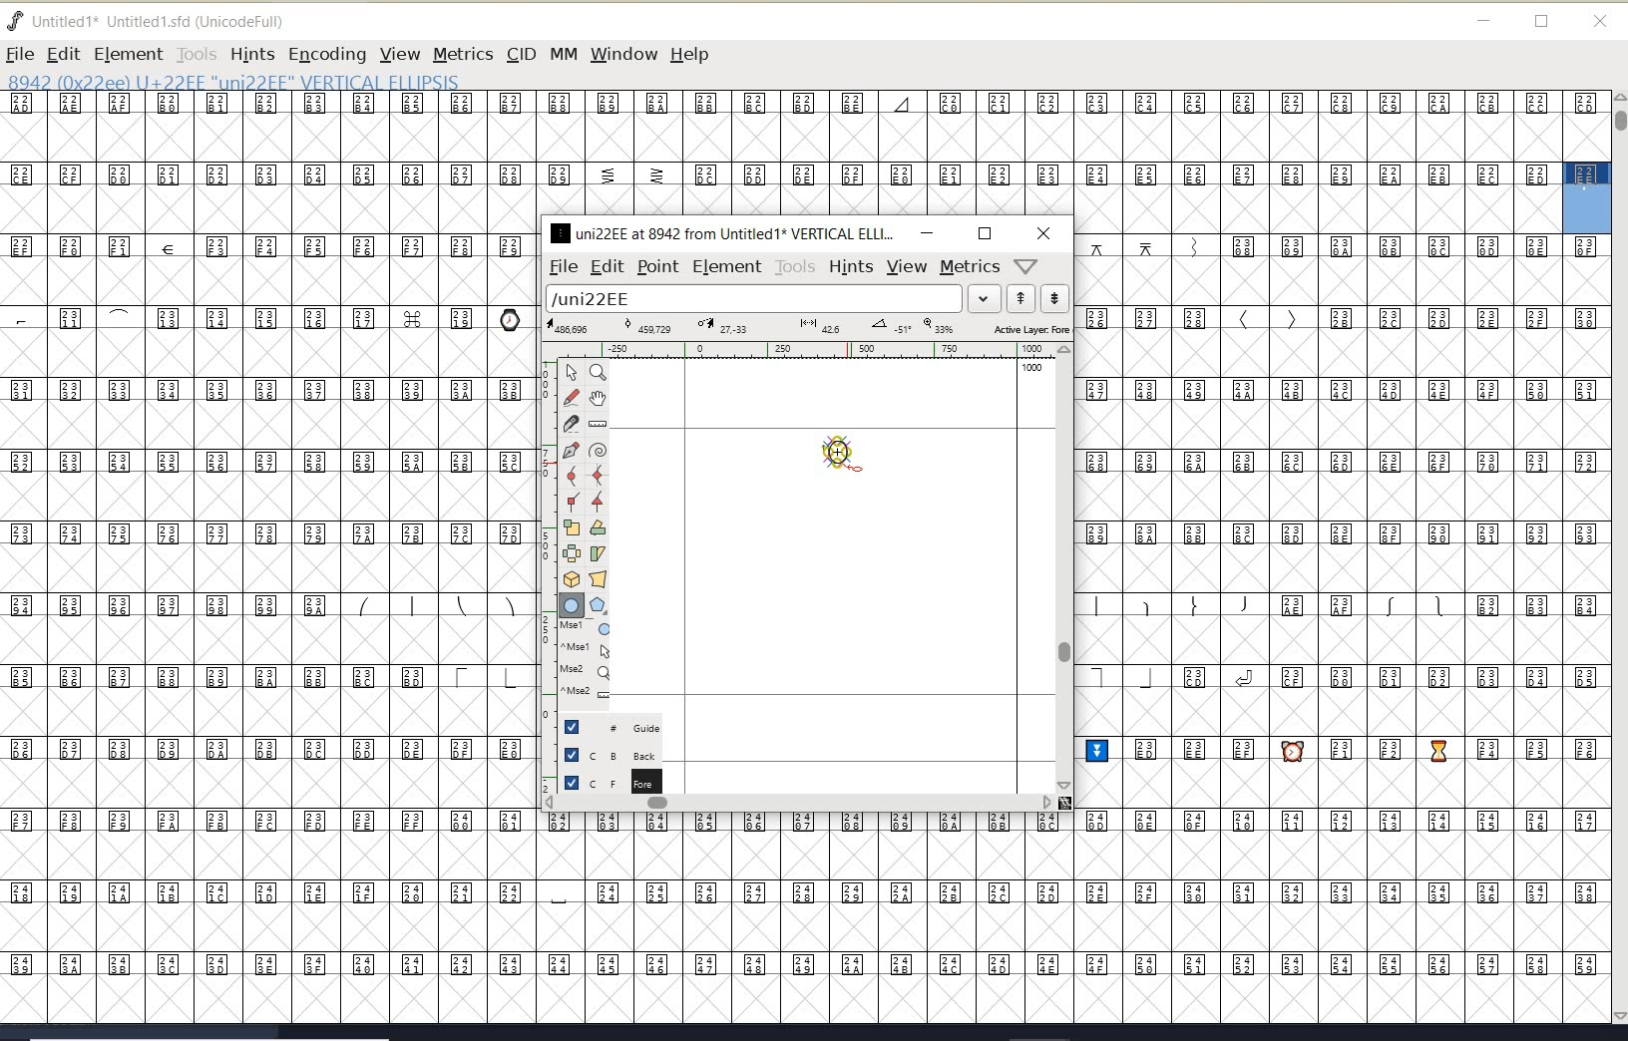 The image size is (1628, 1041). What do you see at coordinates (606, 265) in the screenshot?
I see `edit` at bounding box center [606, 265].